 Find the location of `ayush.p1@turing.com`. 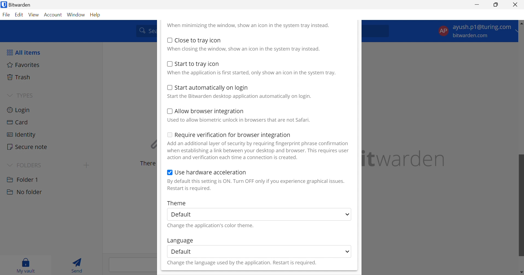

ayush.p1@turing.com is located at coordinates (482, 28).